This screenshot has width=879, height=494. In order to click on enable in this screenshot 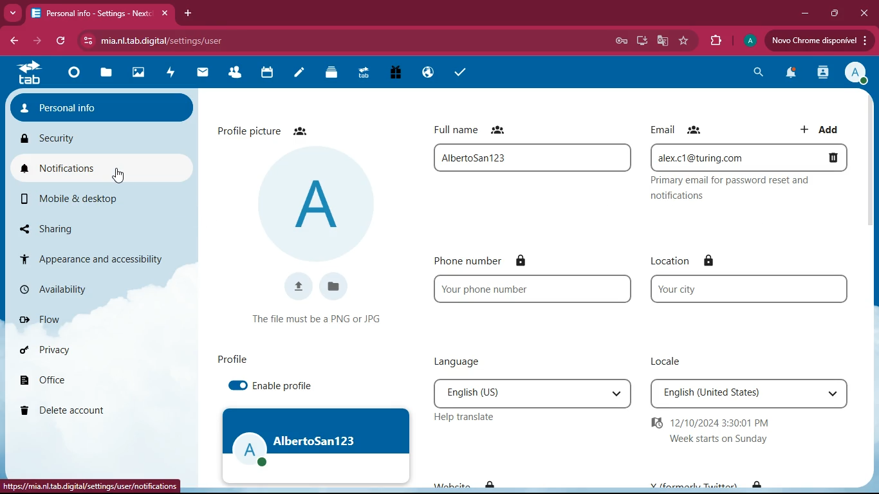, I will do `click(239, 384)`.